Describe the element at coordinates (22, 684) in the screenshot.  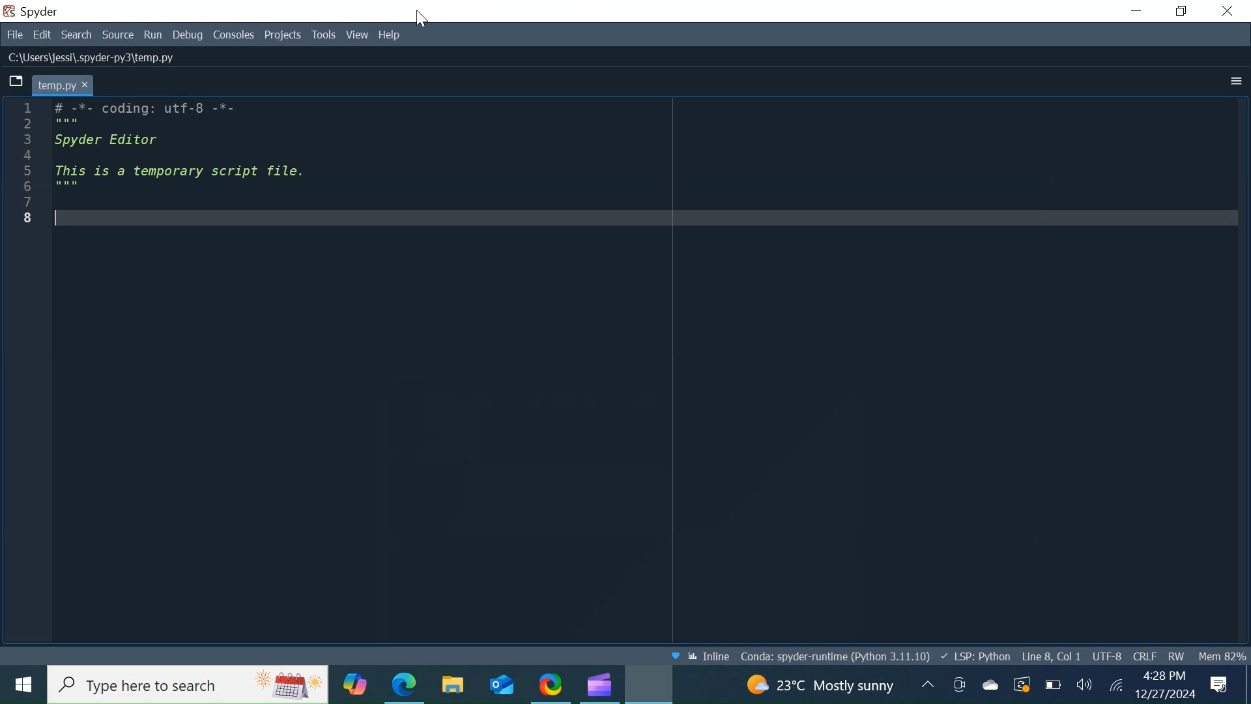
I see `Windows` at that location.